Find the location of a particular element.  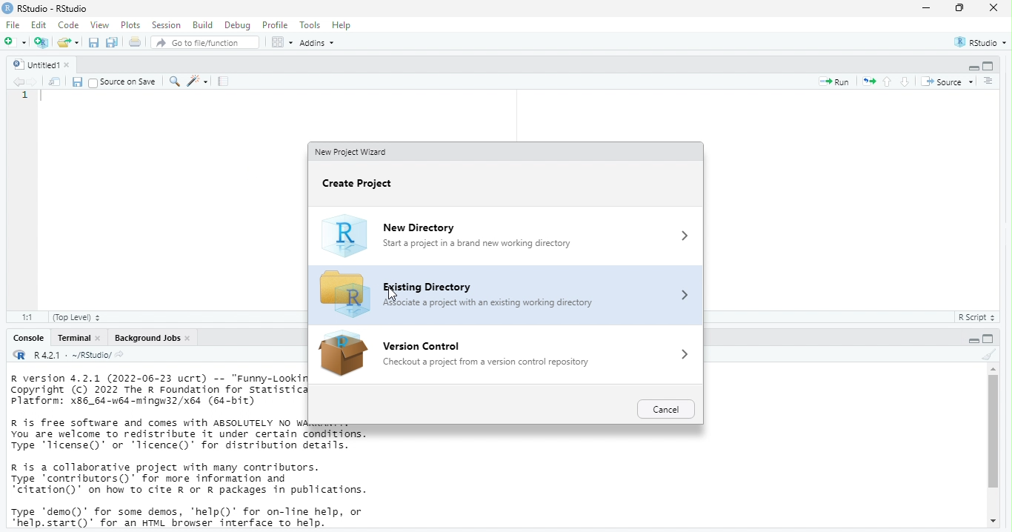

1:1 is located at coordinates (22, 316).